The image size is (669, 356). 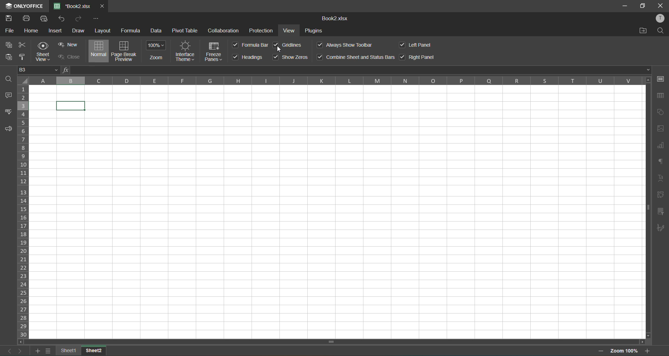 I want to click on formula, so click(x=130, y=29).